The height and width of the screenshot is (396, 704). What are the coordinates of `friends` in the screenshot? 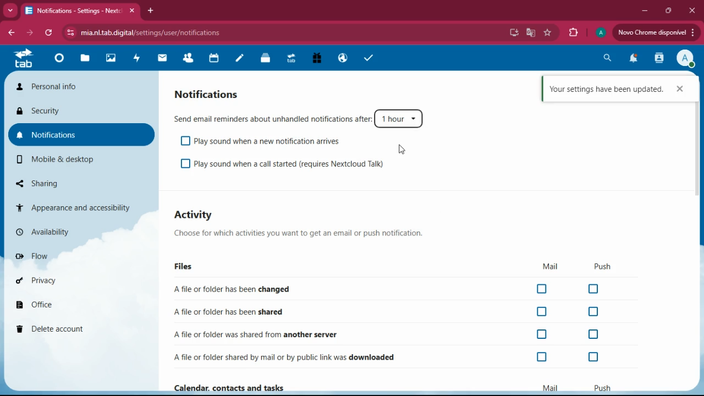 It's located at (190, 59).